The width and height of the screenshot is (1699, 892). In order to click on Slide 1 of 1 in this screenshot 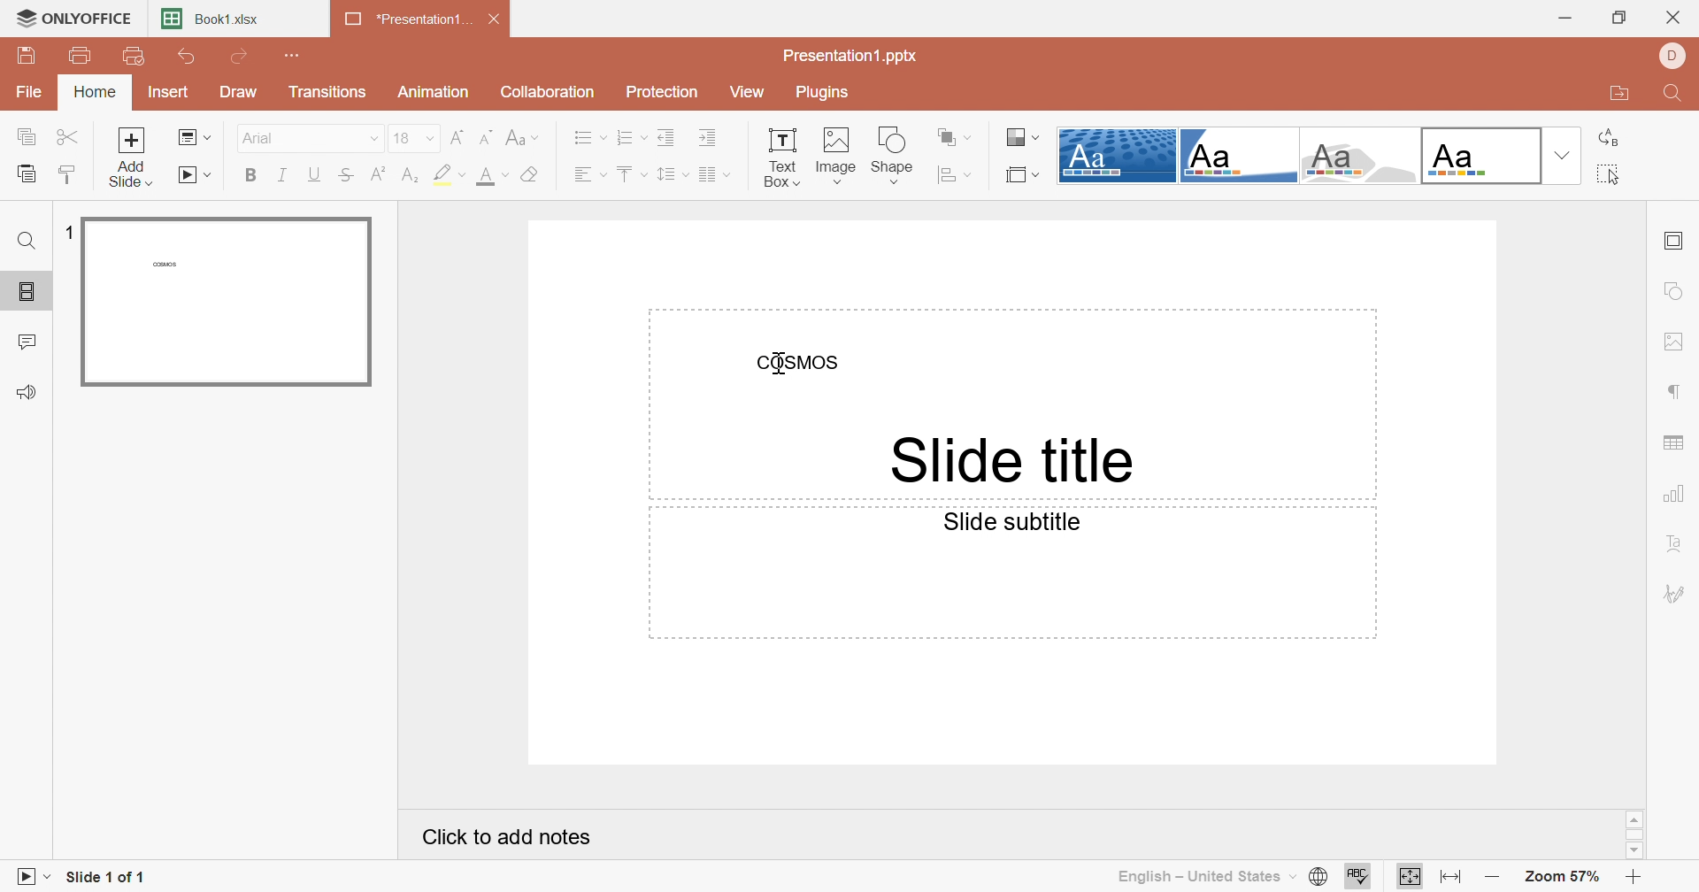, I will do `click(112, 876)`.